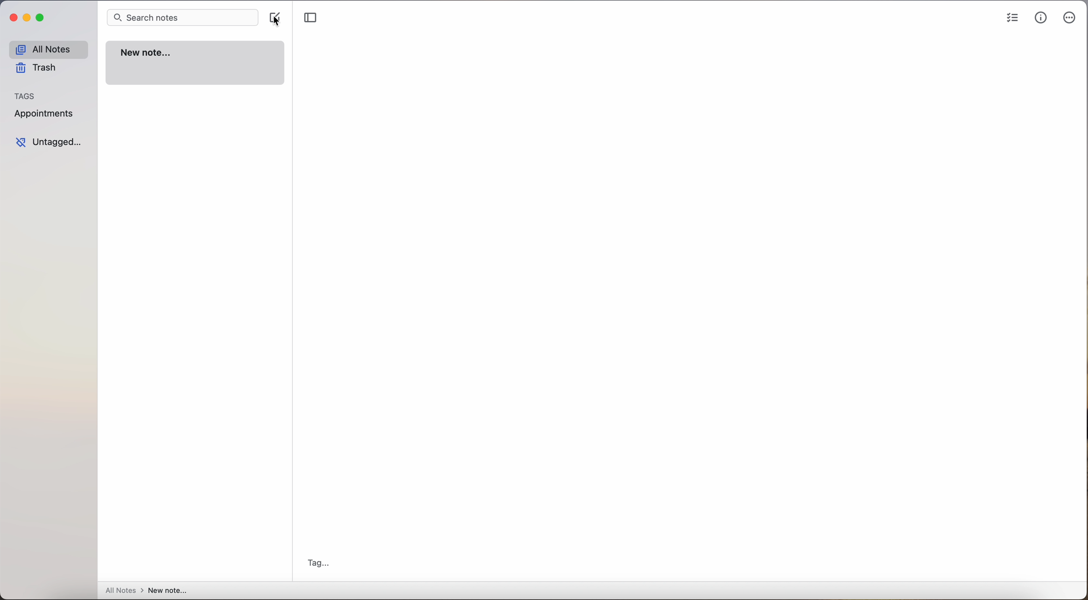 This screenshot has height=600, width=1088. Describe the element at coordinates (49, 142) in the screenshot. I see `untagged` at that location.